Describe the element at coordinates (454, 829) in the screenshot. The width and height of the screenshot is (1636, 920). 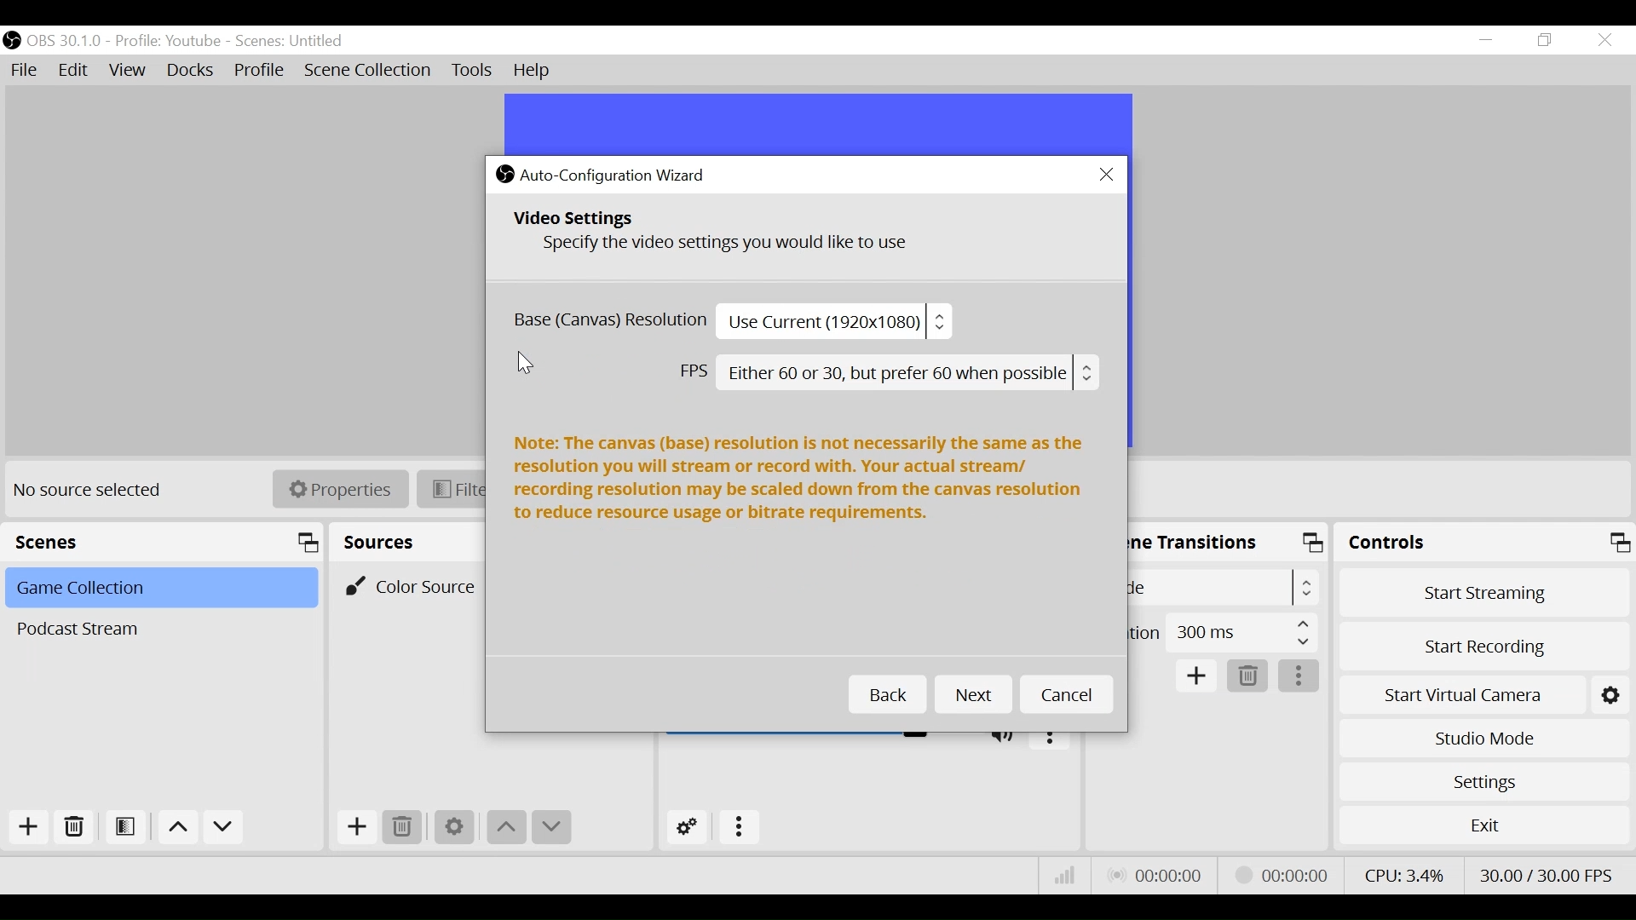
I see `Settings` at that location.